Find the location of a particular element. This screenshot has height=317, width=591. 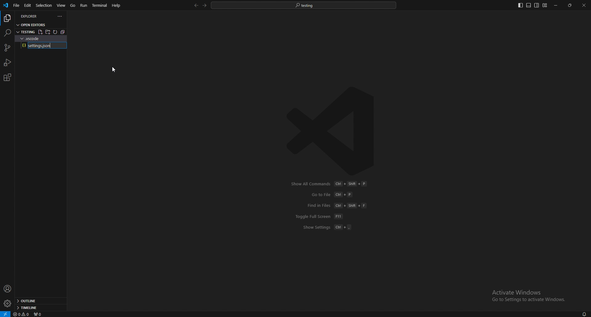

selection is located at coordinates (44, 5).